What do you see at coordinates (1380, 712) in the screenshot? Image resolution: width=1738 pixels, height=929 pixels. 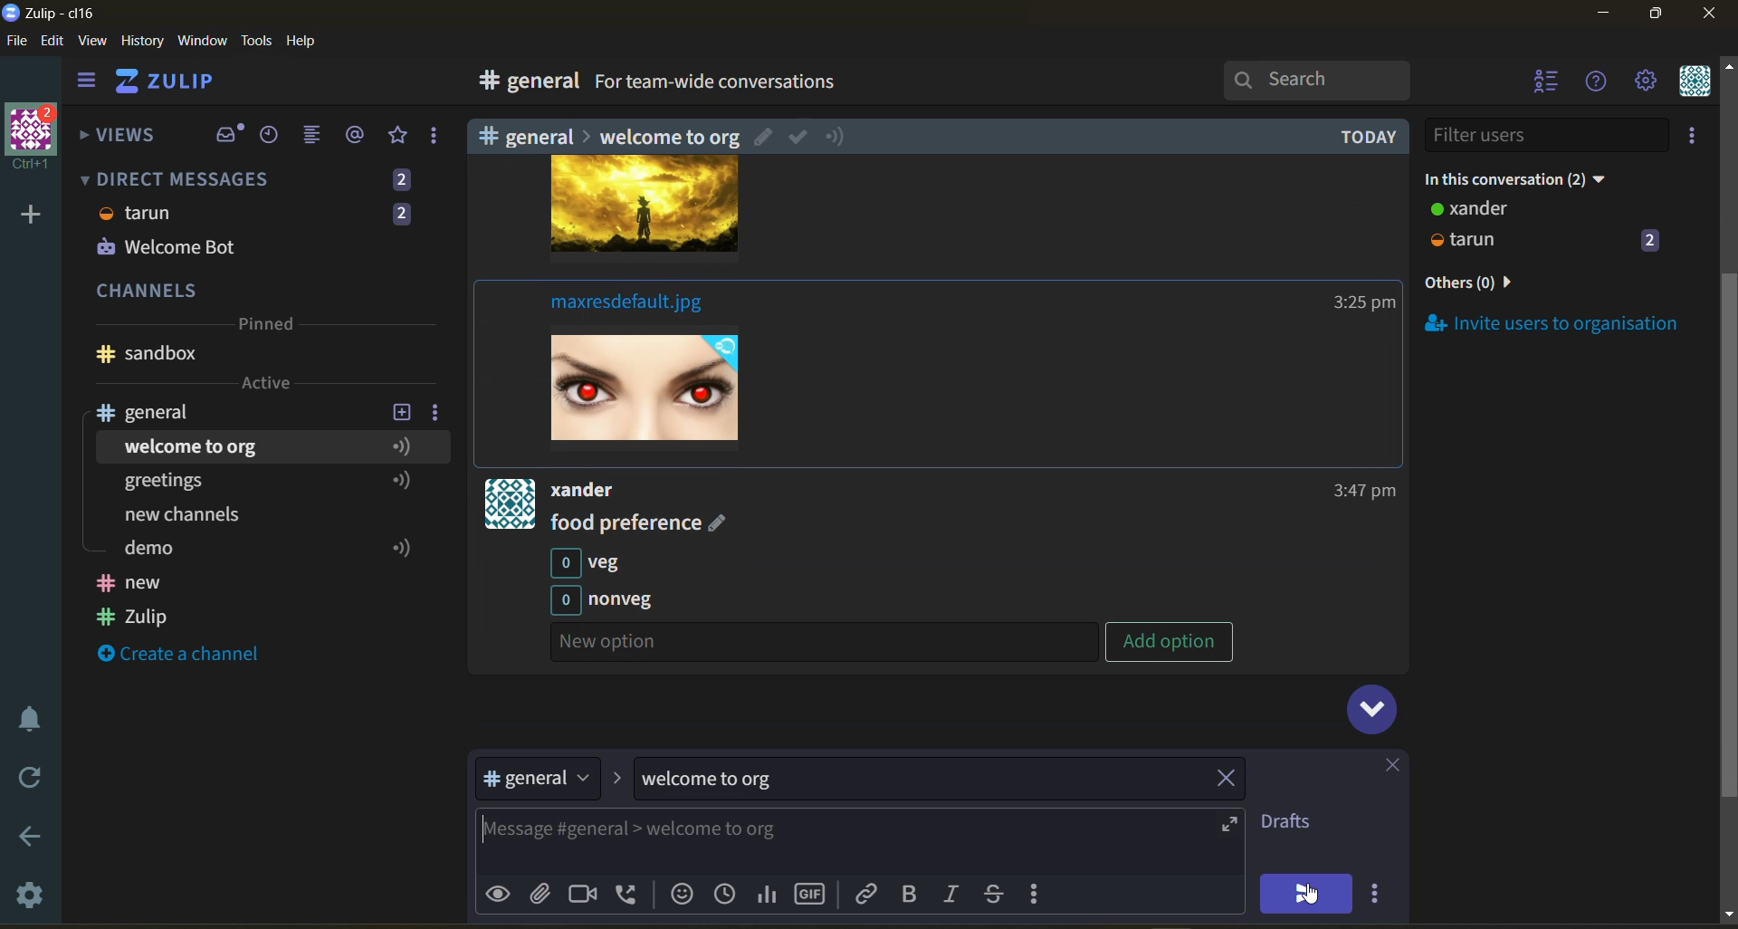 I see `scroll to bottom` at bounding box center [1380, 712].